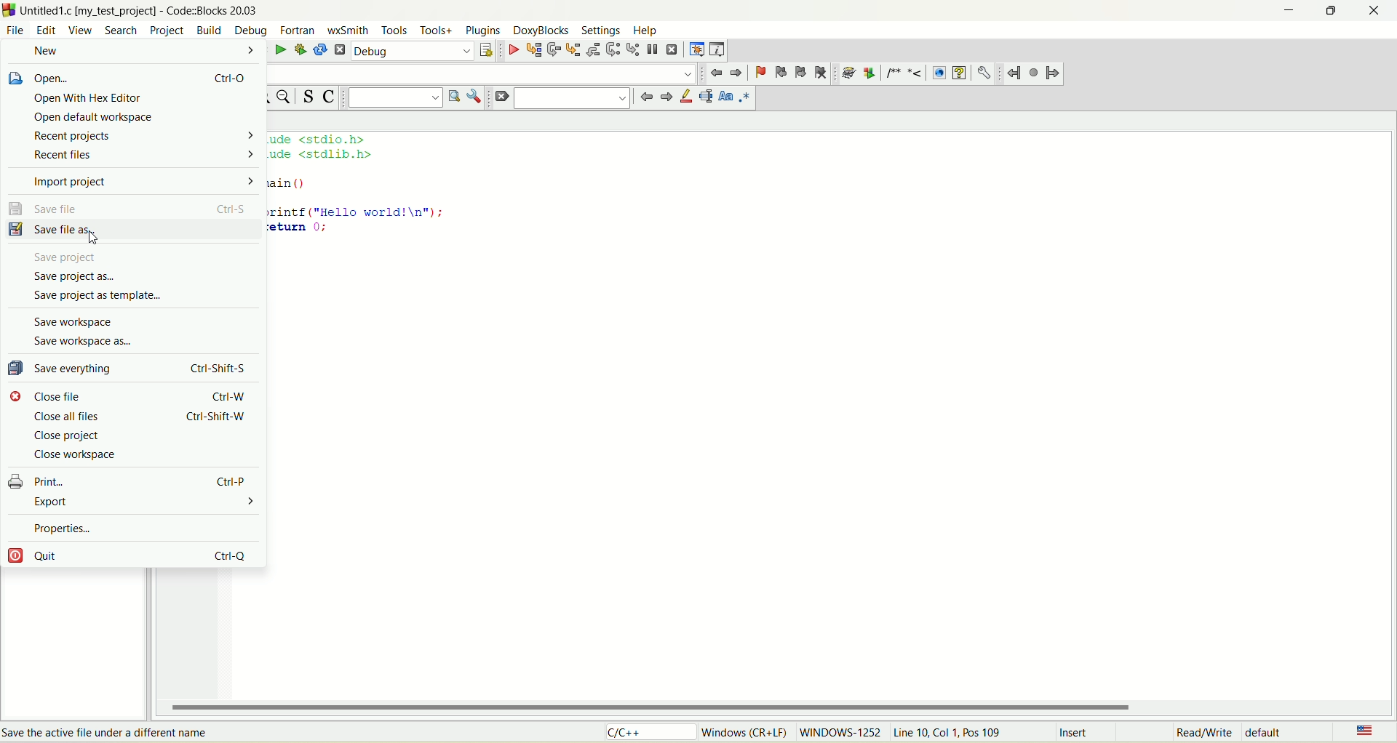 This screenshot has width=1397, height=743. Describe the element at coordinates (48, 31) in the screenshot. I see `edit` at that location.